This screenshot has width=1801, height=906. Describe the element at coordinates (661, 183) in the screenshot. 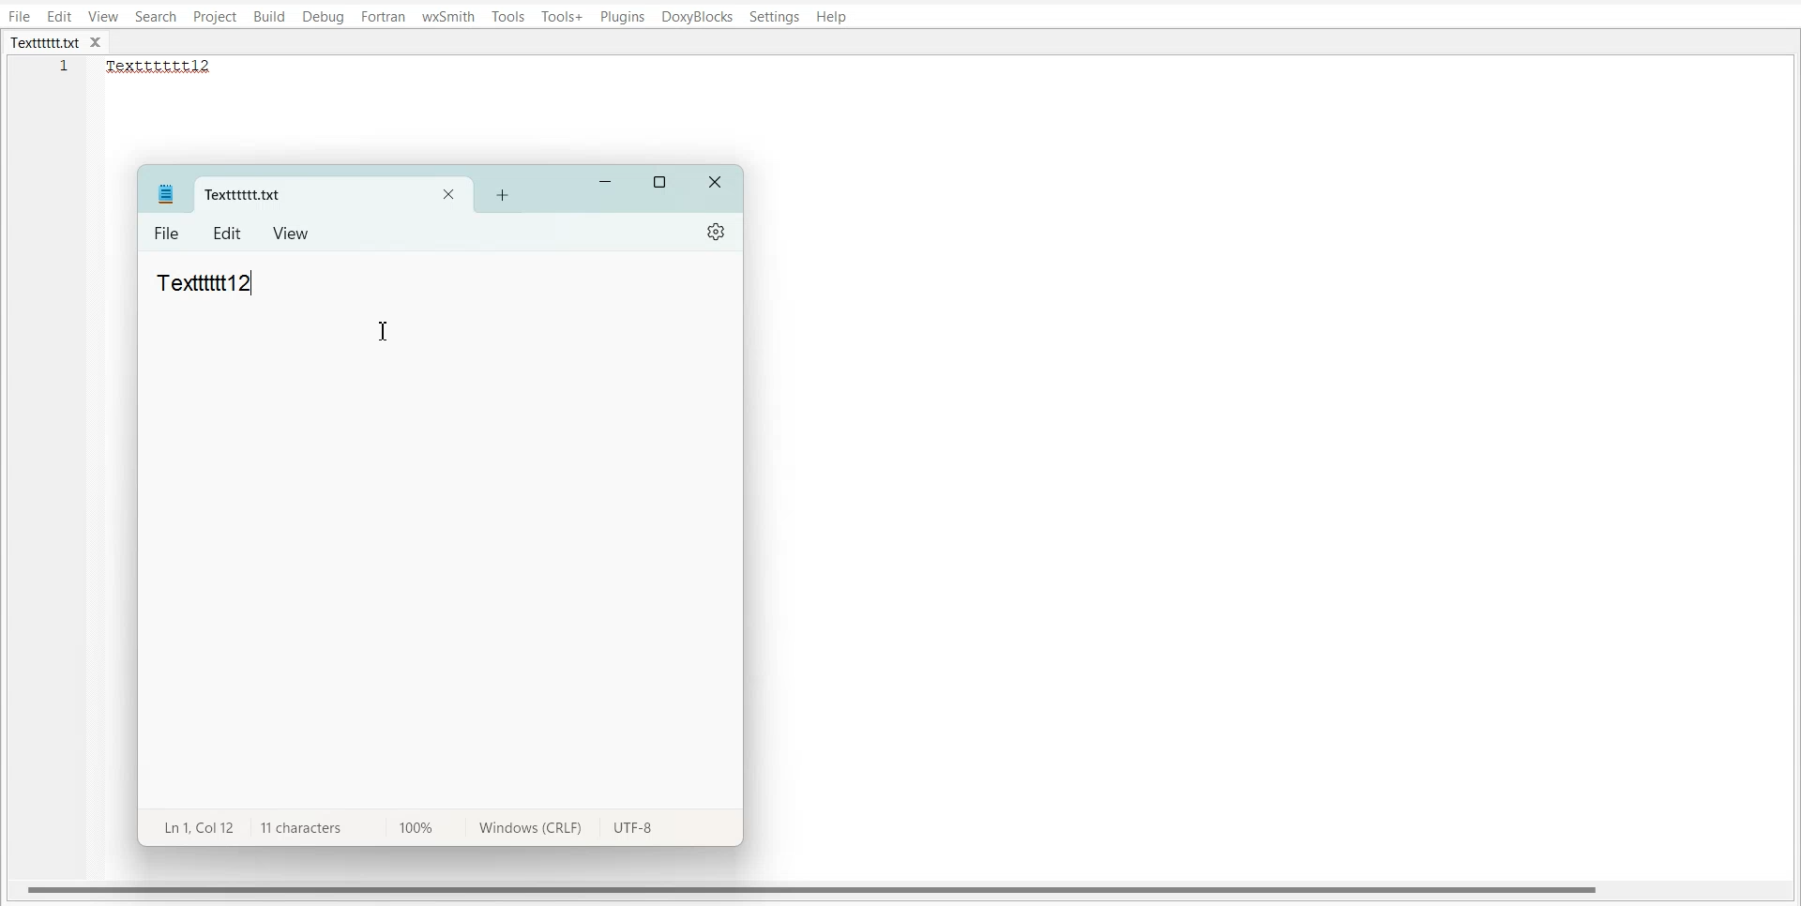

I see `Maximize` at that location.